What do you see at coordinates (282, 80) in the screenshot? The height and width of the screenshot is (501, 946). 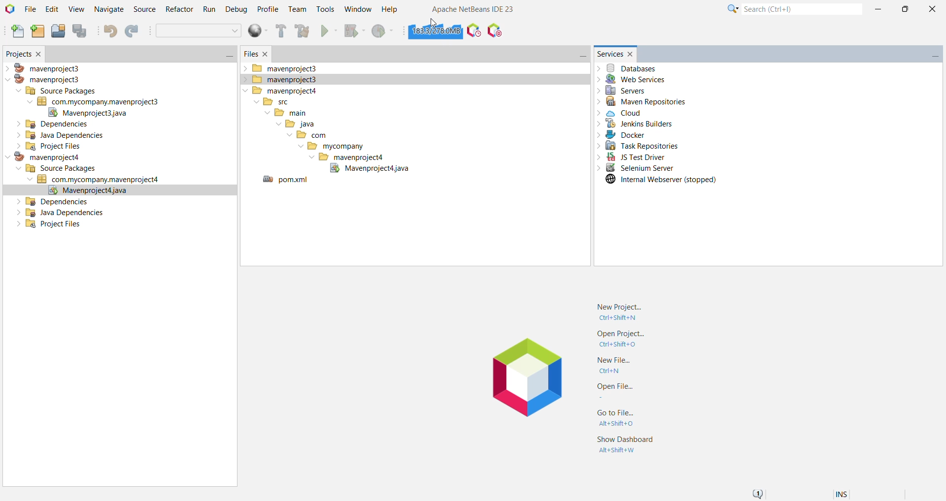 I see `mavenproject3` at bounding box center [282, 80].